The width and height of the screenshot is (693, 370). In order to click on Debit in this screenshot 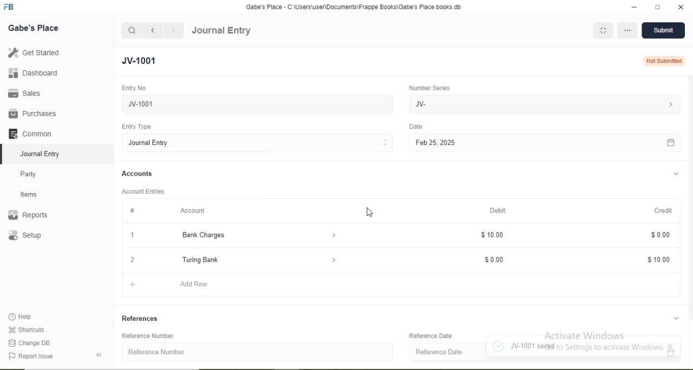, I will do `click(499, 211)`.